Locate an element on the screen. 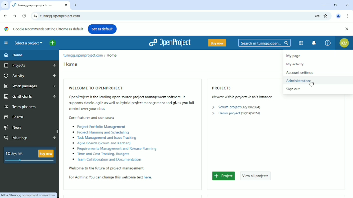 This screenshot has width=353, height=198. ‘® Propect Planning and Scheduling is located at coordinates (102, 132).